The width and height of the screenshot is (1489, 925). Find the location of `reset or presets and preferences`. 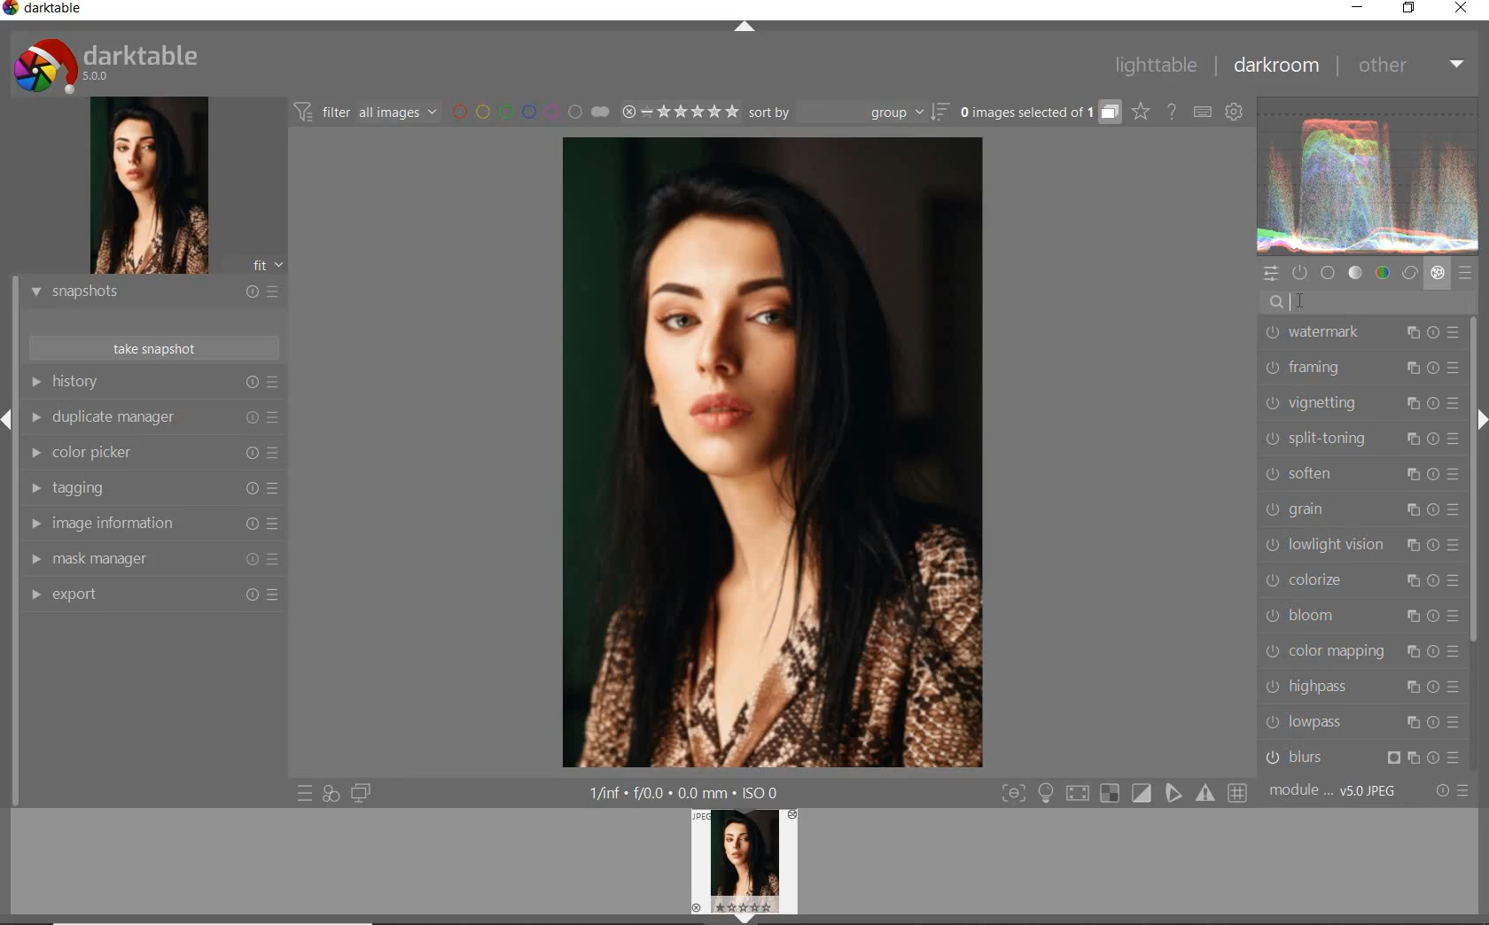

reset or presets and preferences is located at coordinates (1453, 791).